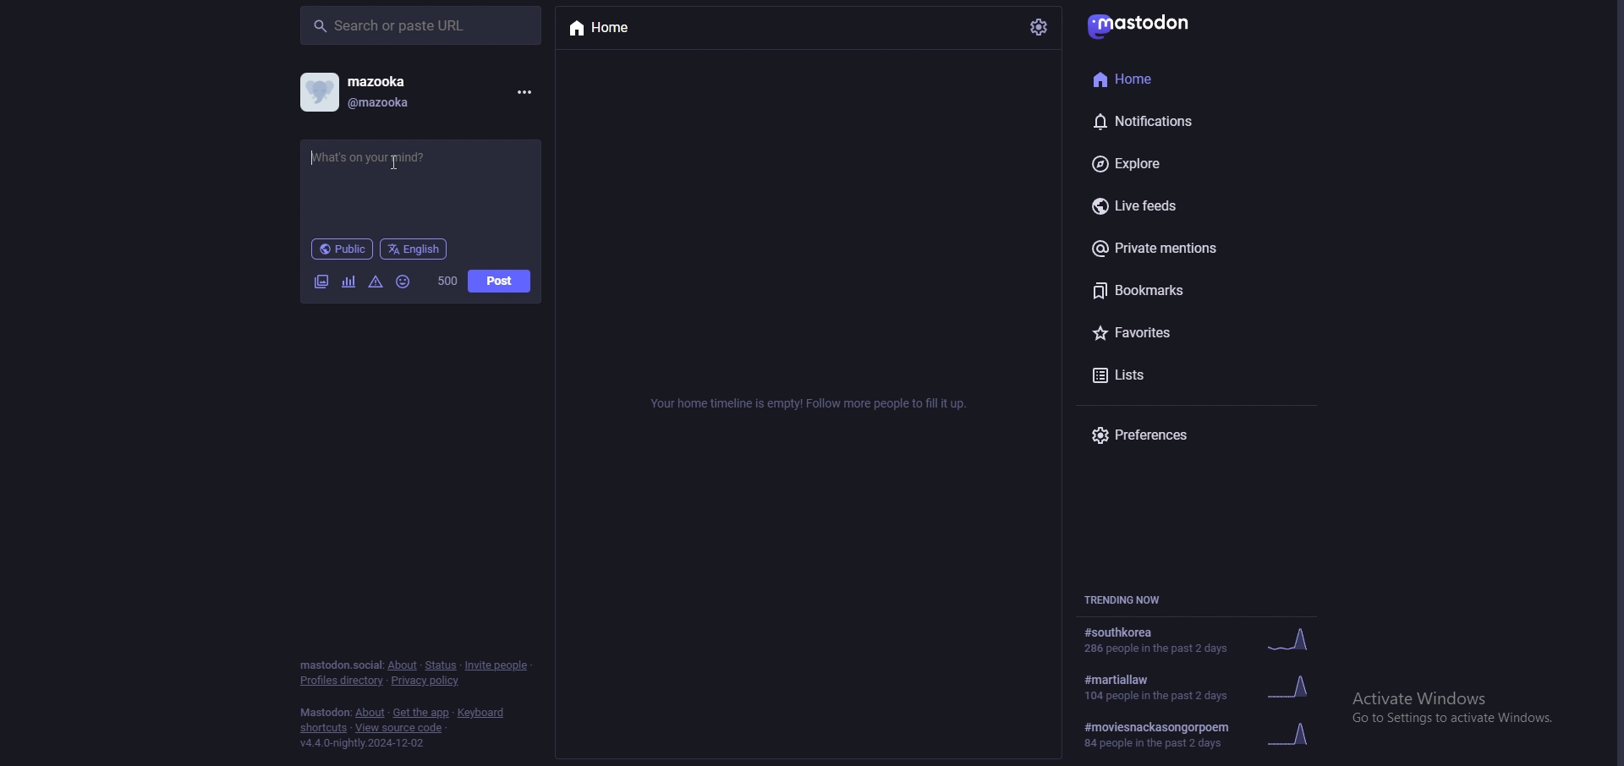 This screenshot has width=1624, height=766. I want to click on Your home timeline is empty! Follow more people to fill it up., so click(808, 404).